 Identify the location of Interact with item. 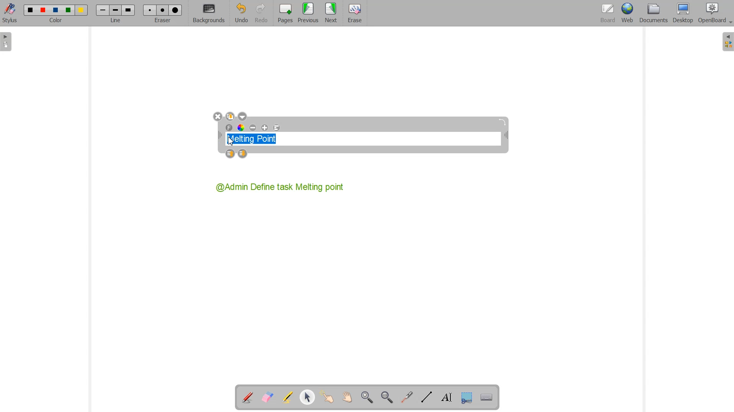
(327, 397).